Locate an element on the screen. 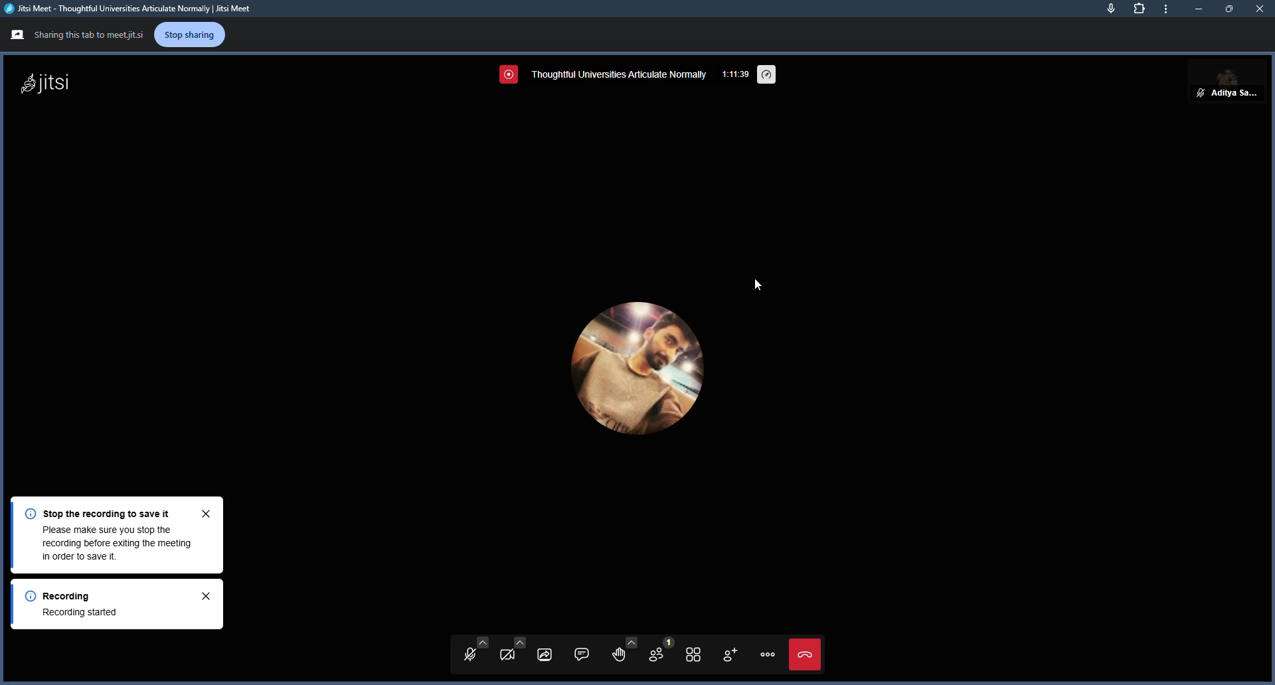 The image size is (1275, 685). aditya sarkar is located at coordinates (1229, 81).